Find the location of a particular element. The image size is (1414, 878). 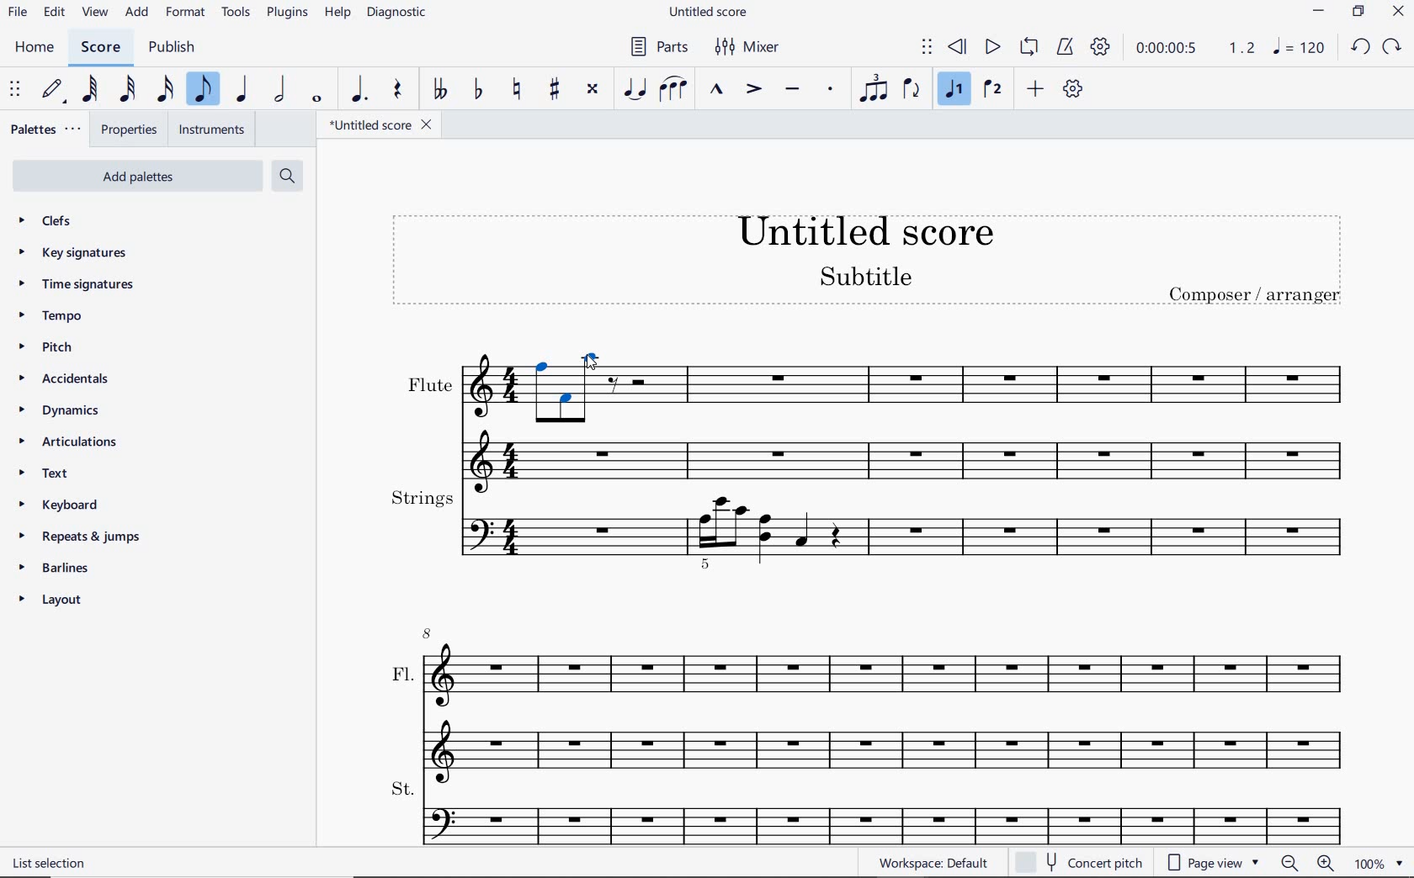

TOGGLE SHARP is located at coordinates (555, 88).